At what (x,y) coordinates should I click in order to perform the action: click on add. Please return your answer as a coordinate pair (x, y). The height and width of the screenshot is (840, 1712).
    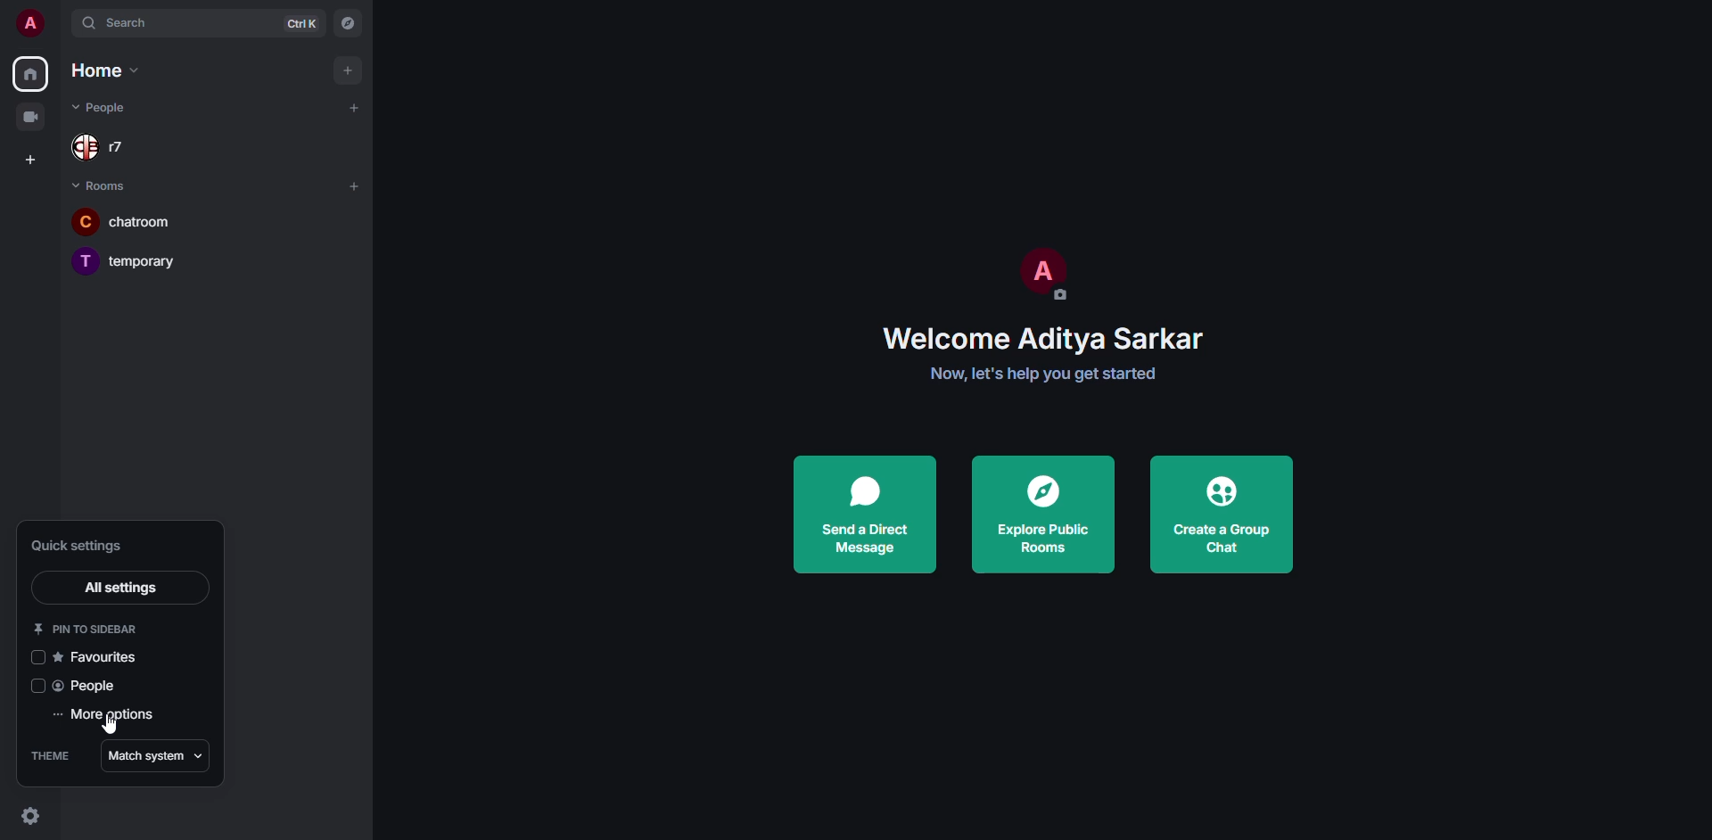
    Looking at the image, I should click on (348, 70).